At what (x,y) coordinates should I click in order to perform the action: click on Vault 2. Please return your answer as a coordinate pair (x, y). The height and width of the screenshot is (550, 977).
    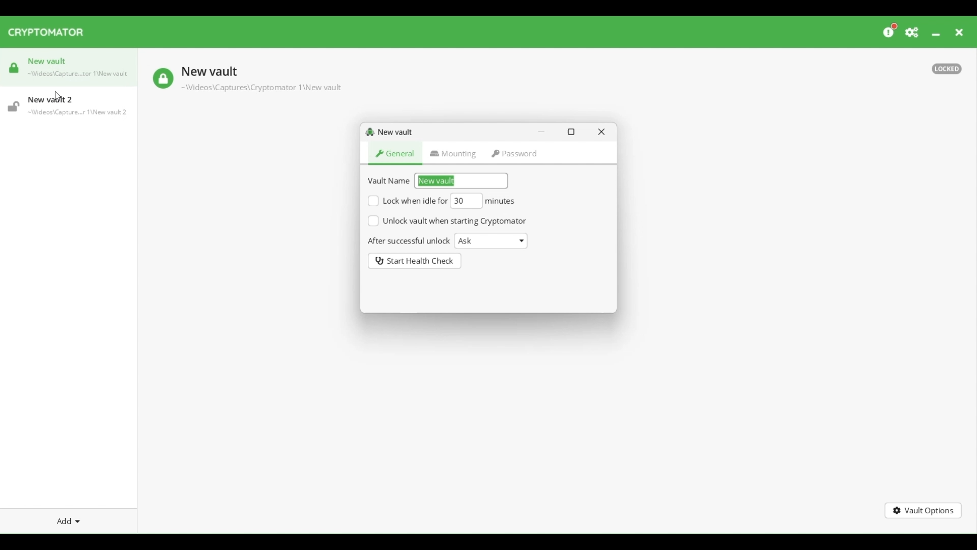
    Looking at the image, I should click on (68, 105).